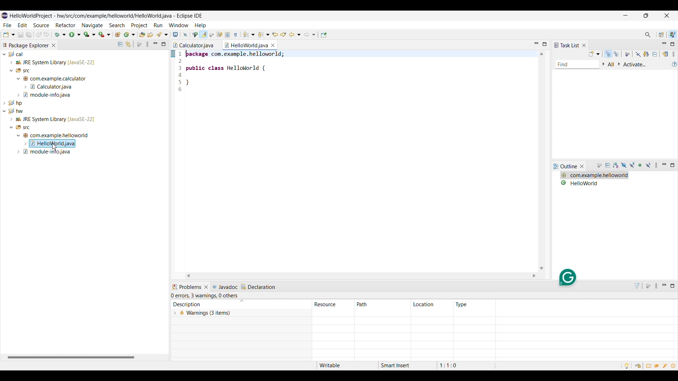  What do you see at coordinates (665, 286) in the screenshot?
I see `Minimize` at bounding box center [665, 286].